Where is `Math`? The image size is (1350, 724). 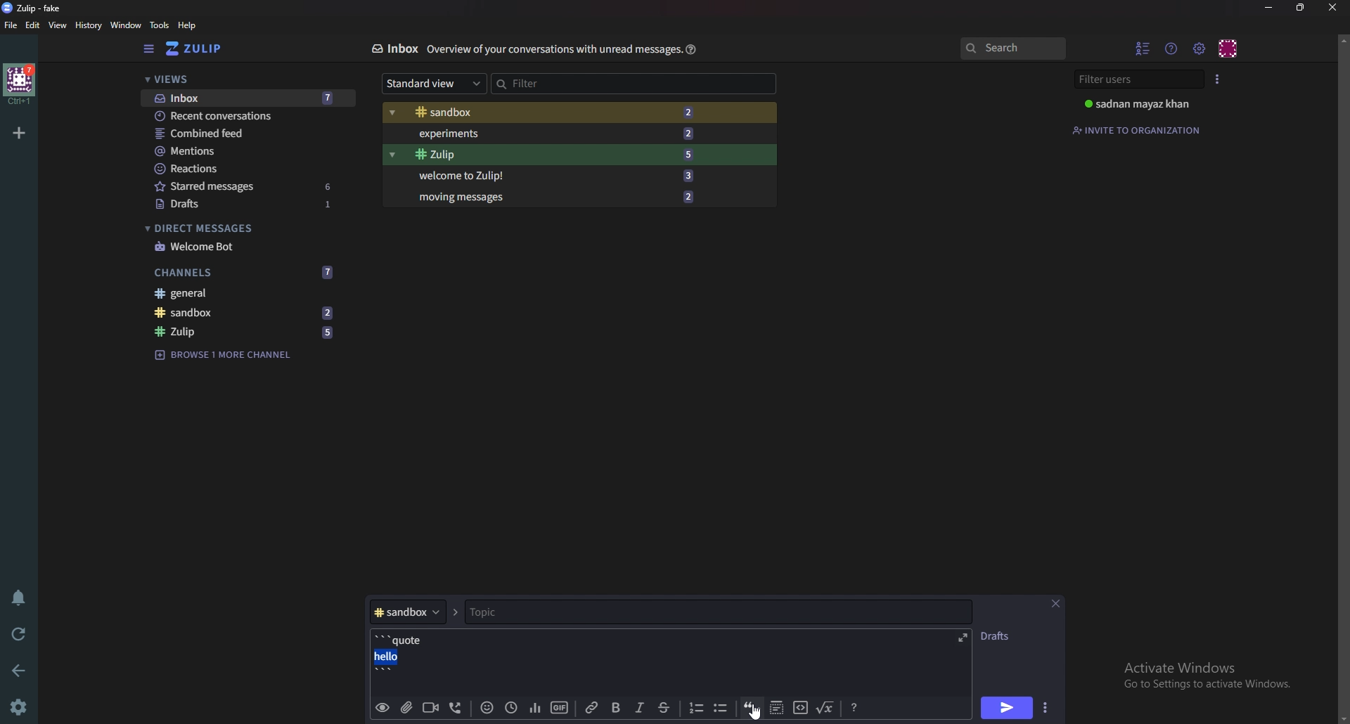 Math is located at coordinates (827, 709).